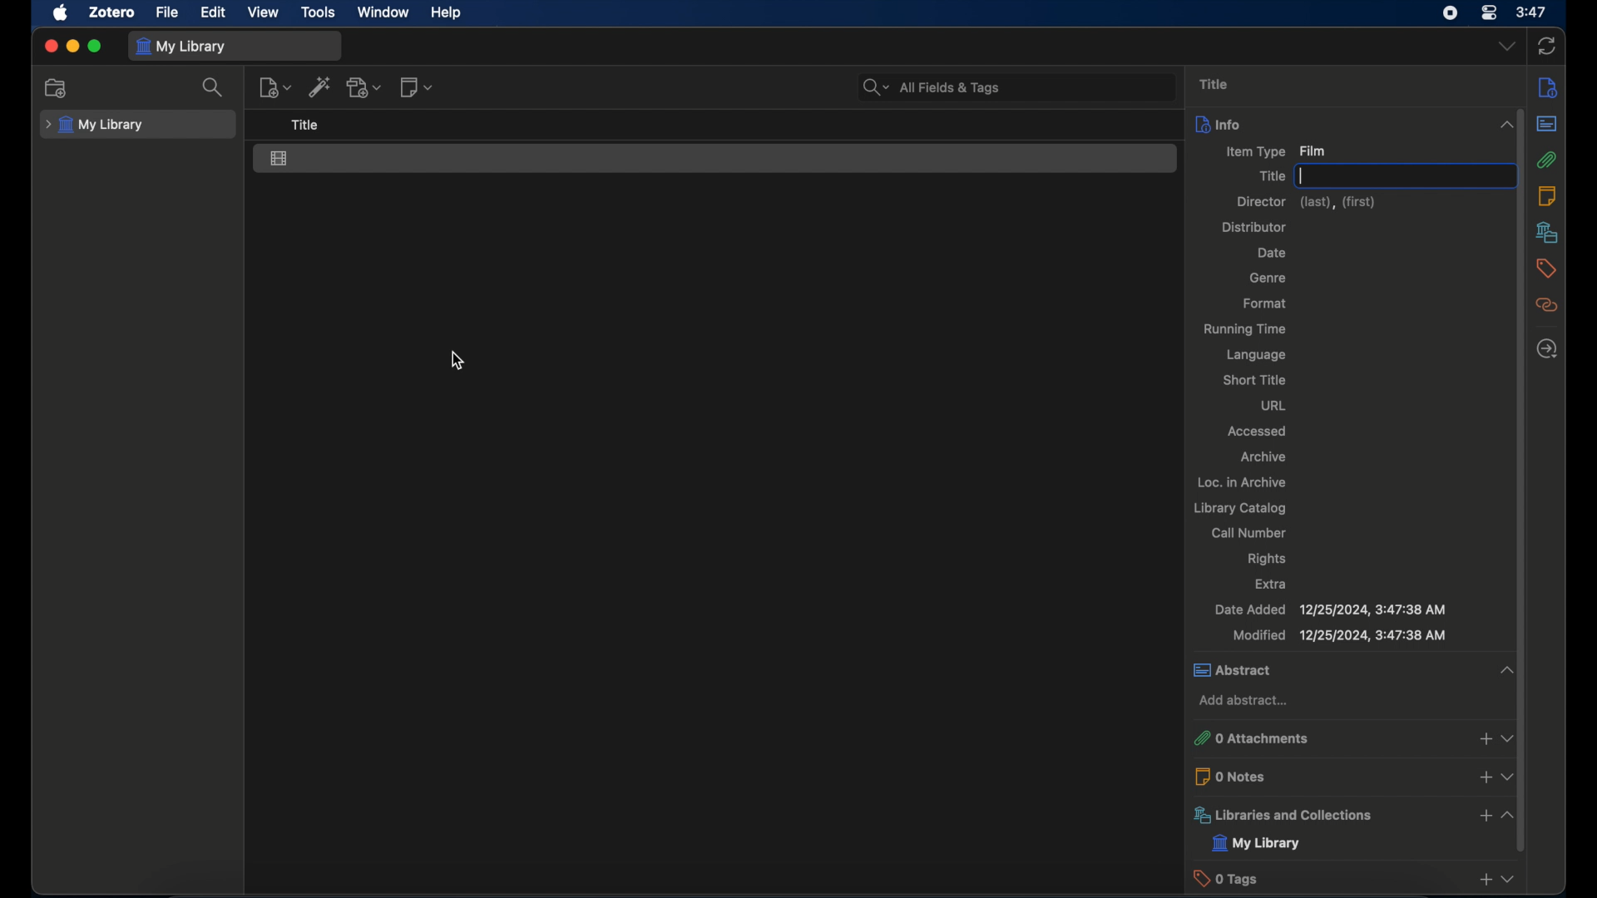 The height and width of the screenshot is (898, 1597). Describe the element at coordinates (50, 47) in the screenshot. I see `close` at that location.